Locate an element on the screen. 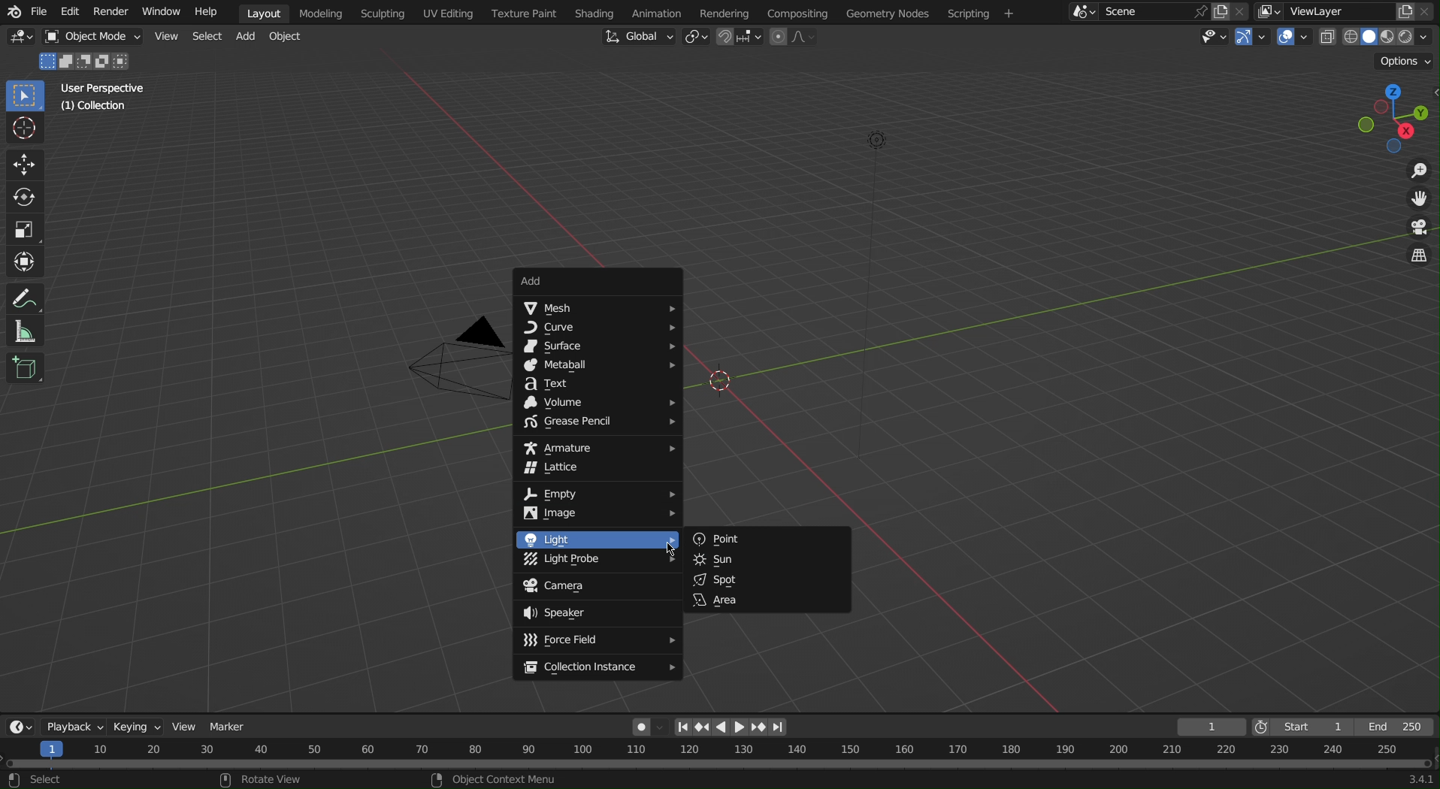  Camera selected is located at coordinates (440, 364).